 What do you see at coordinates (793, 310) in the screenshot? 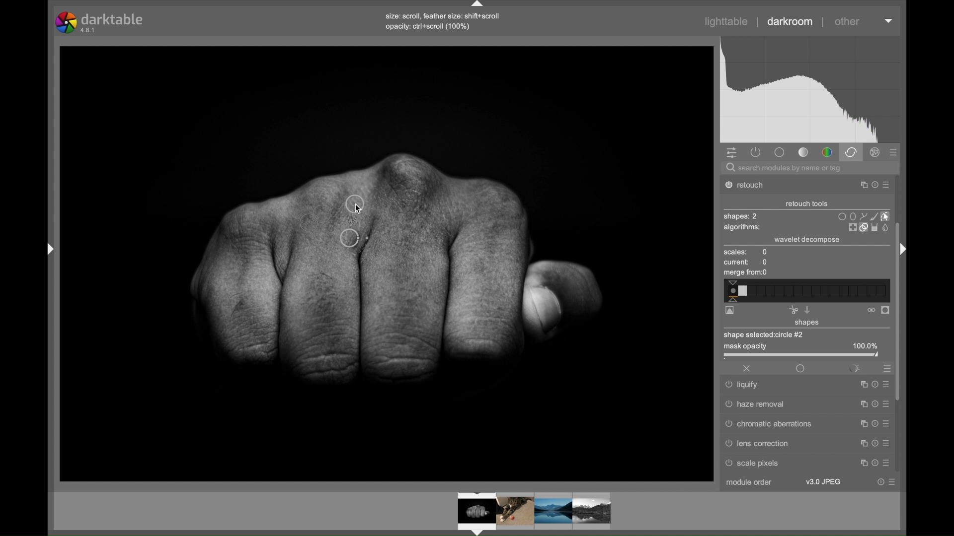
I see `cut` at bounding box center [793, 310].